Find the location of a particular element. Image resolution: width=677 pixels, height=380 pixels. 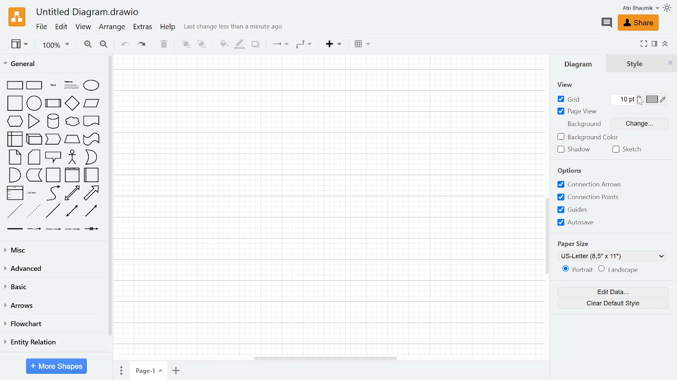

Background is located at coordinates (585, 125).